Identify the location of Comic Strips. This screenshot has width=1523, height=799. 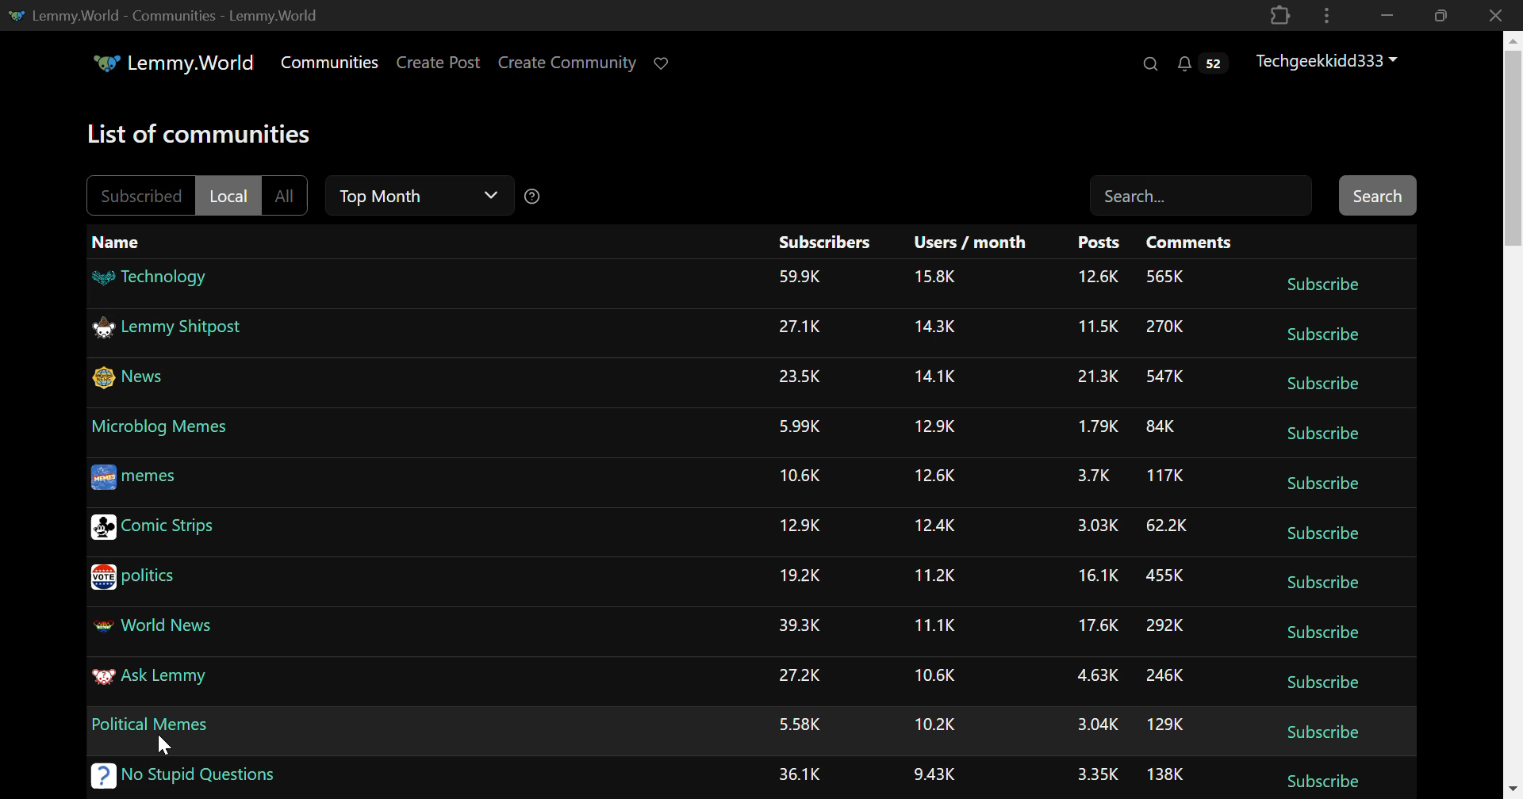
(153, 528).